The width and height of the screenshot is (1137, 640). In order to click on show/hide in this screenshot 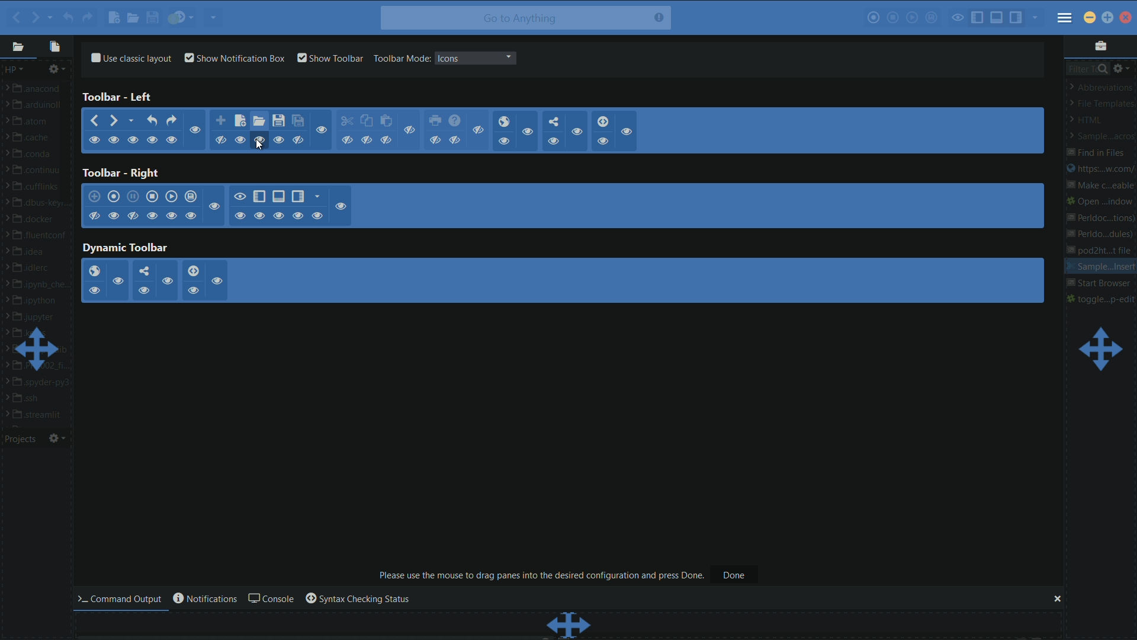, I will do `click(387, 140)`.